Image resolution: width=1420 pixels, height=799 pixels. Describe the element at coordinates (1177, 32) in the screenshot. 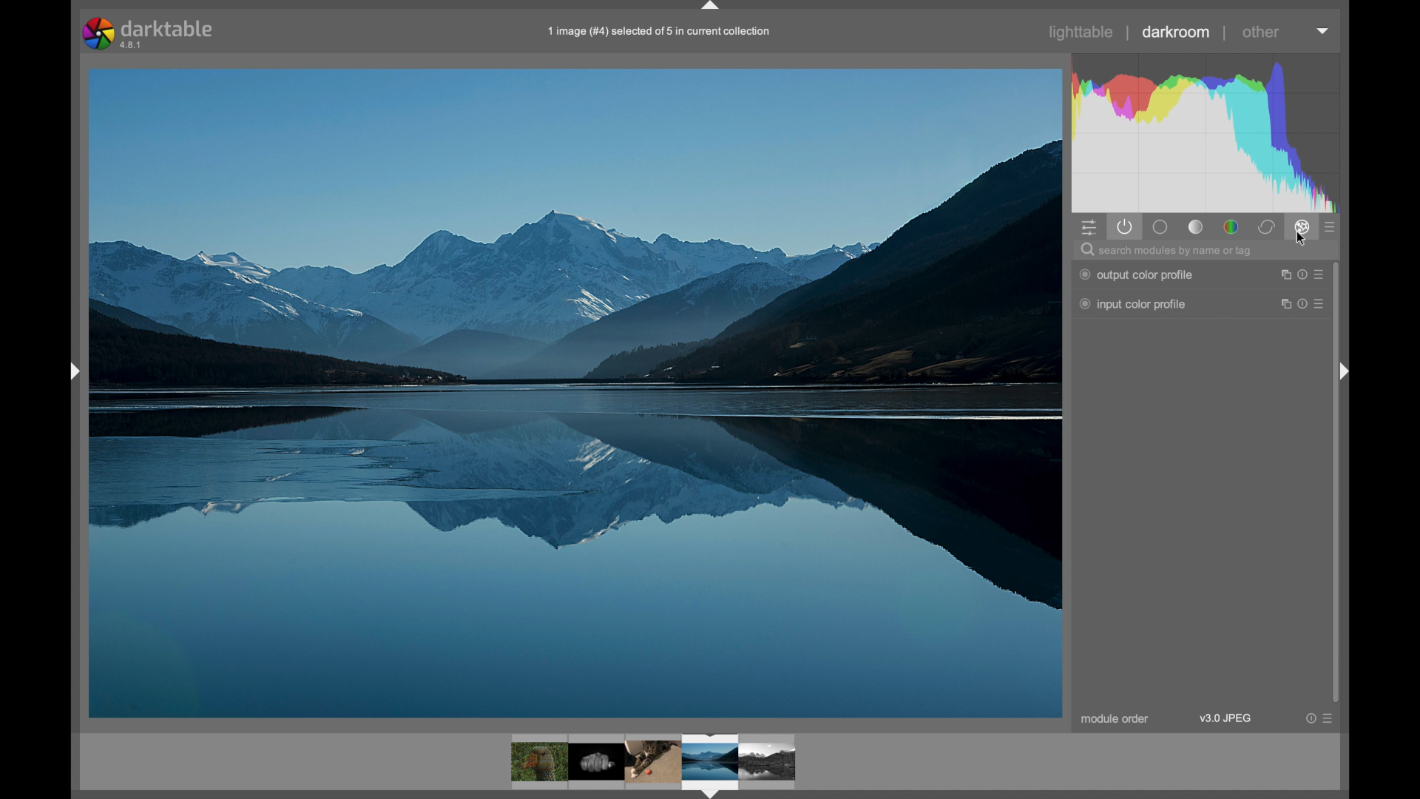

I see `darkroom` at that location.